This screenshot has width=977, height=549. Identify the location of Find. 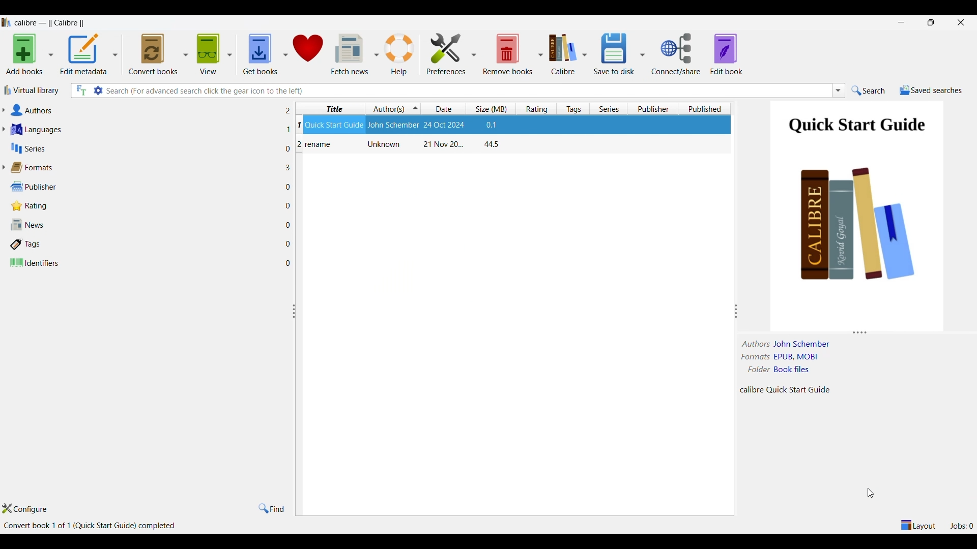
(272, 508).